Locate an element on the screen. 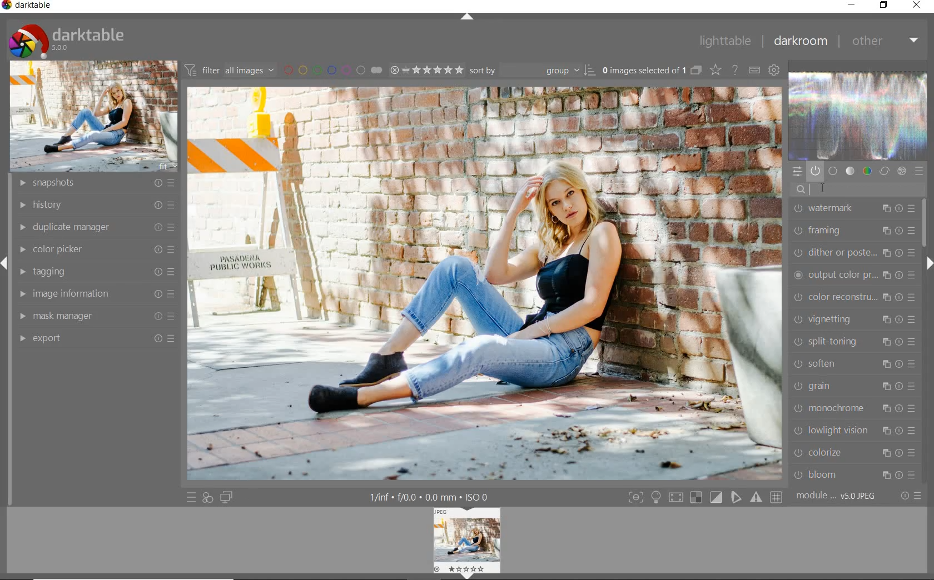 This screenshot has width=934, height=580. mask manager is located at coordinates (95, 317).